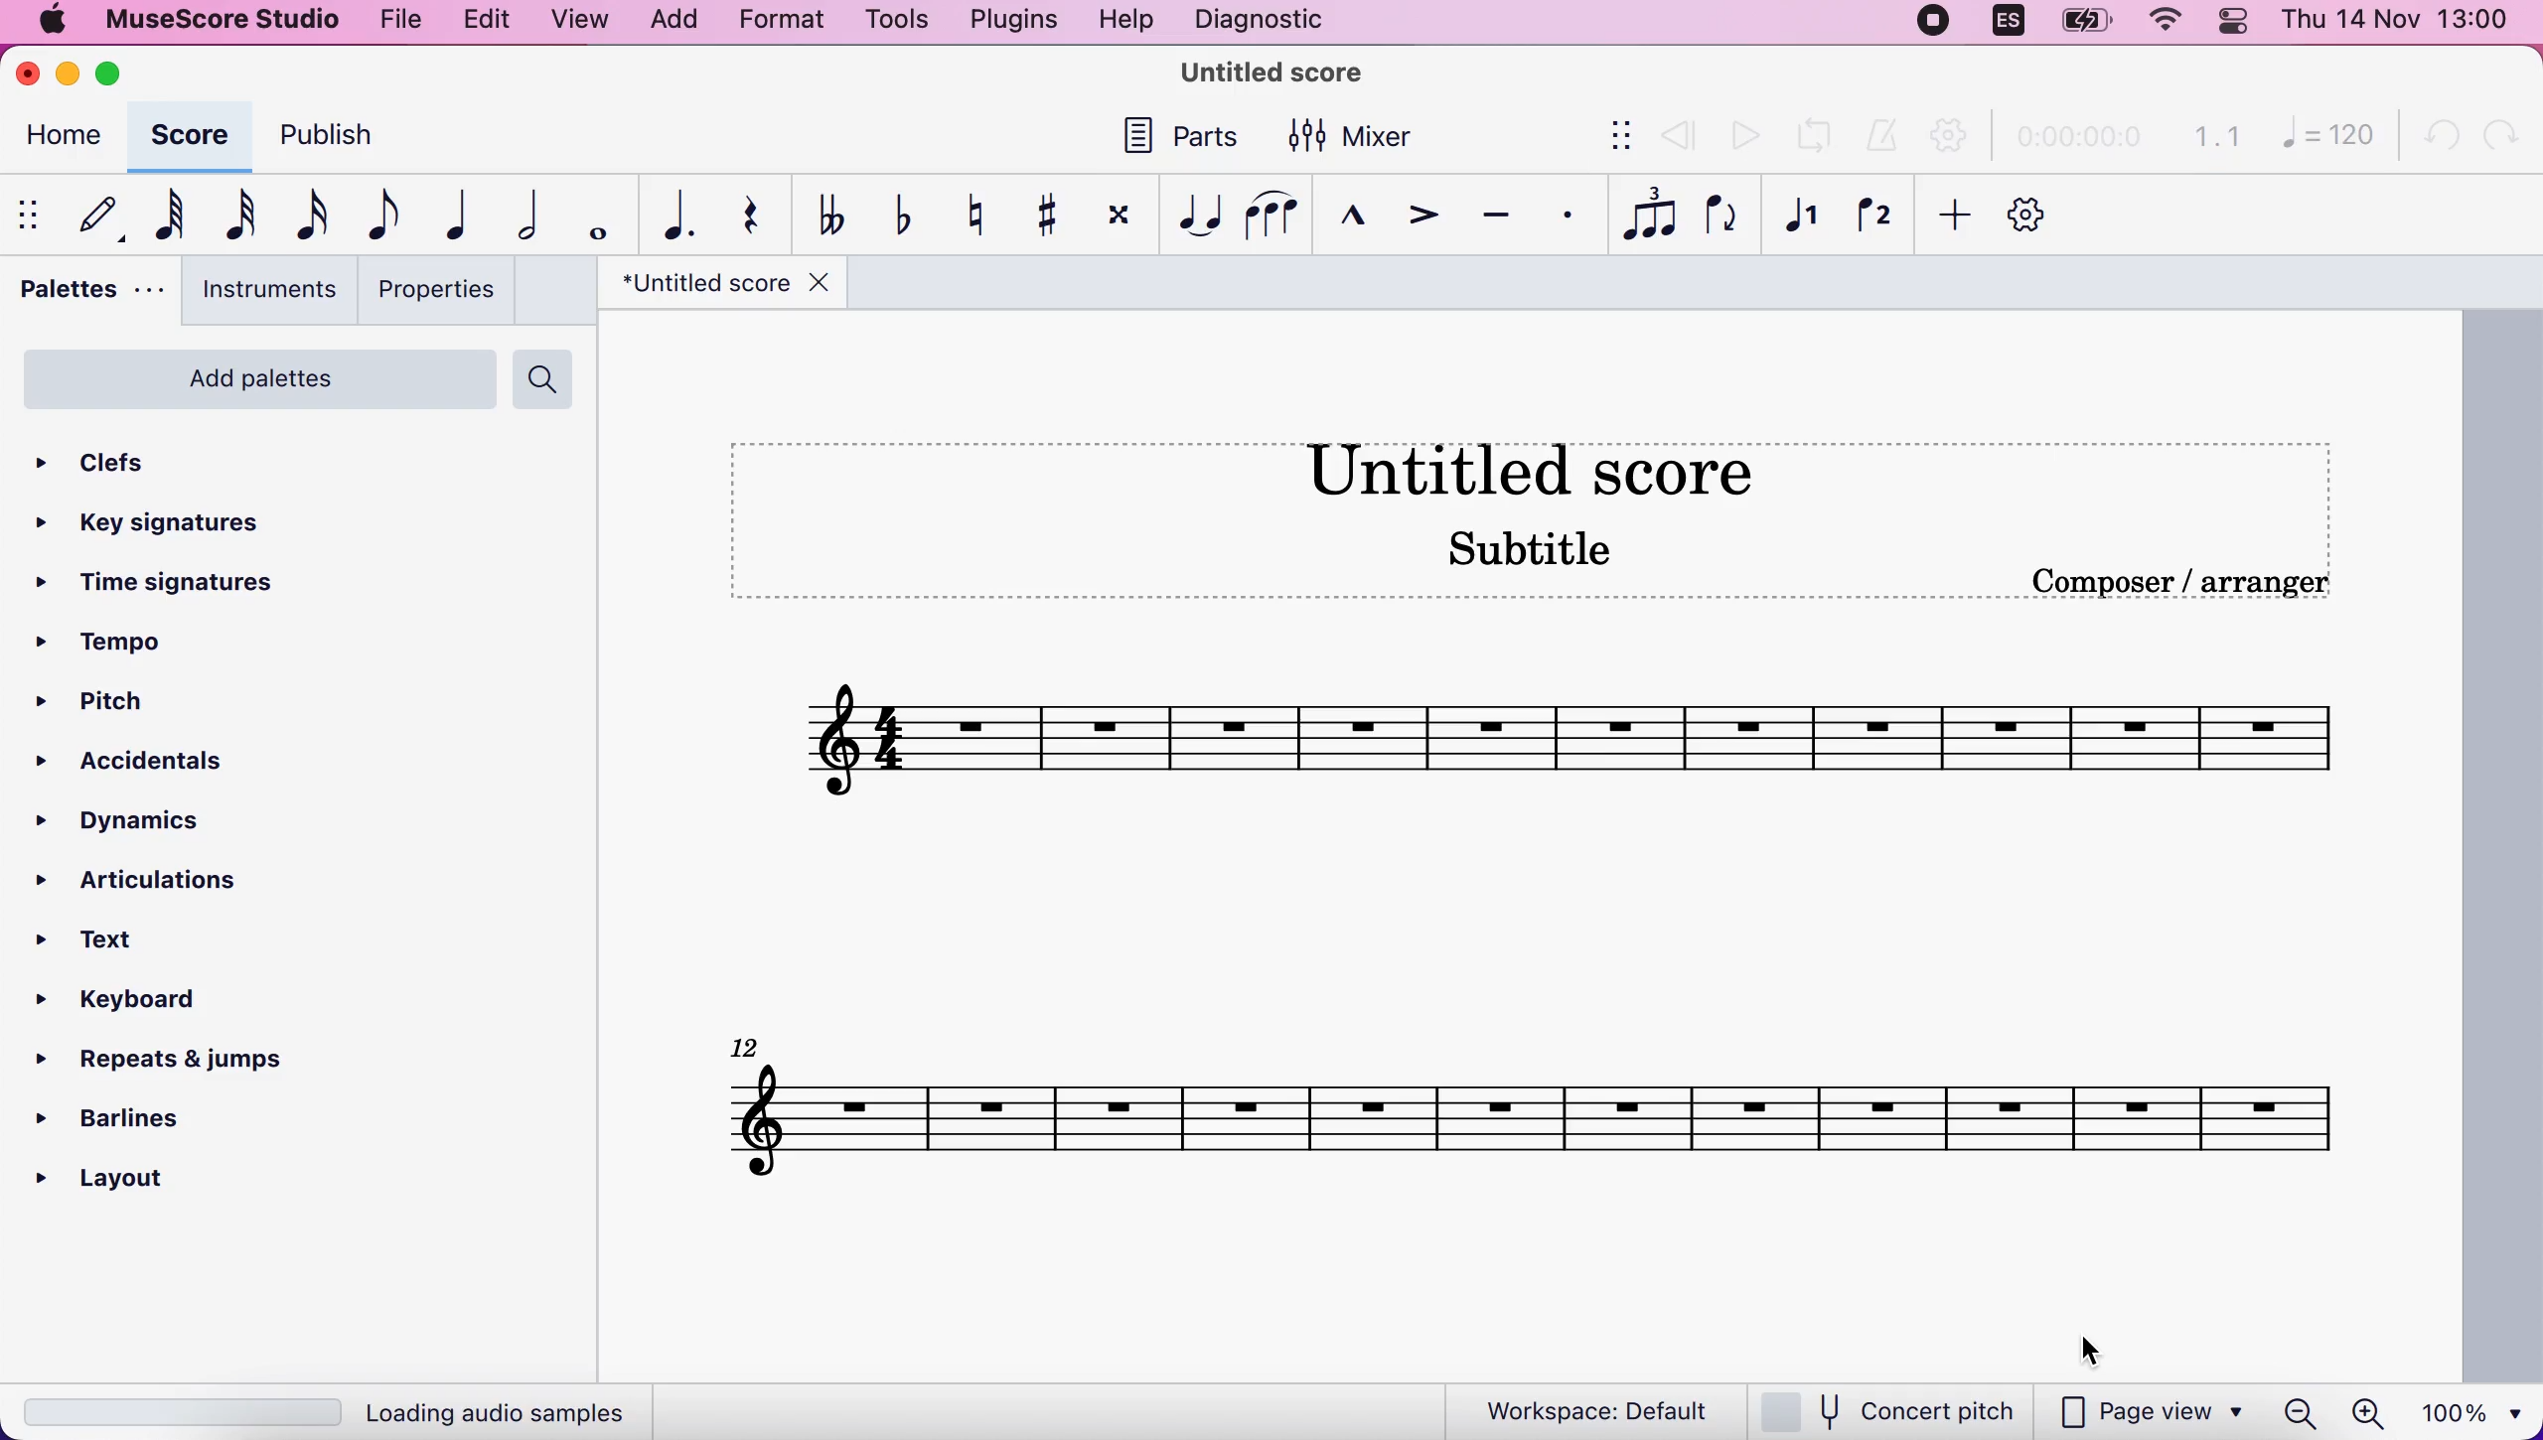 The height and width of the screenshot is (1440, 2543). I want to click on augmentation dot, so click(673, 216).